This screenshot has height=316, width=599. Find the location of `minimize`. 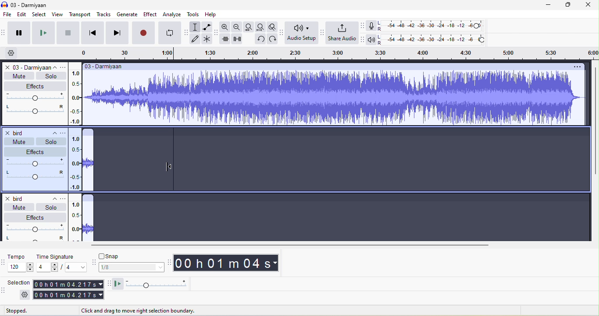

minimize is located at coordinates (543, 5).